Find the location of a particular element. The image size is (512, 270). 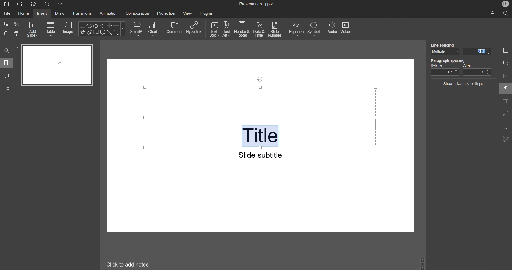

Signature is located at coordinates (505, 139).